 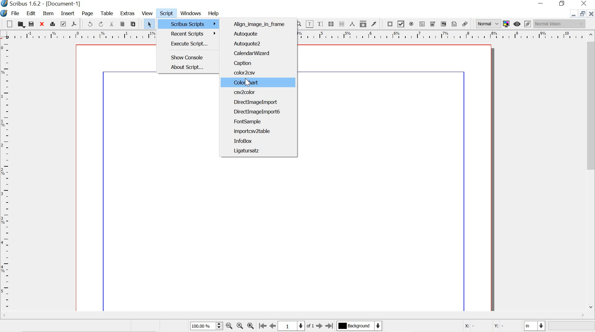 I want to click on Help, so click(x=214, y=13).